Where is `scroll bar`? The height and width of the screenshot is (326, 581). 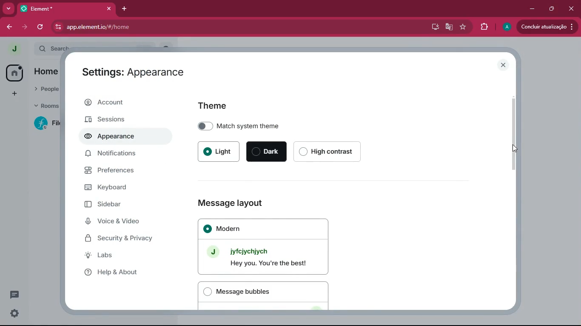
scroll bar is located at coordinates (514, 133).